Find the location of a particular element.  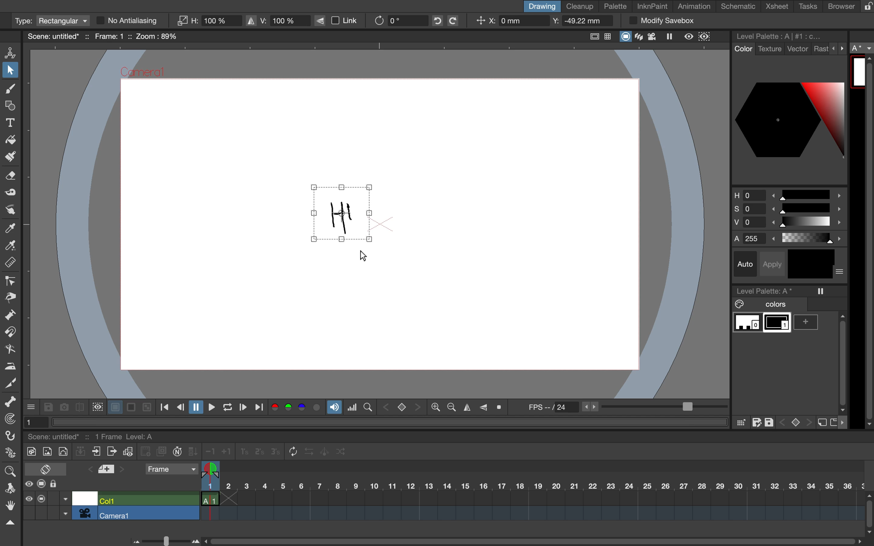

lock toggle all is located at coordinates (60, 484).